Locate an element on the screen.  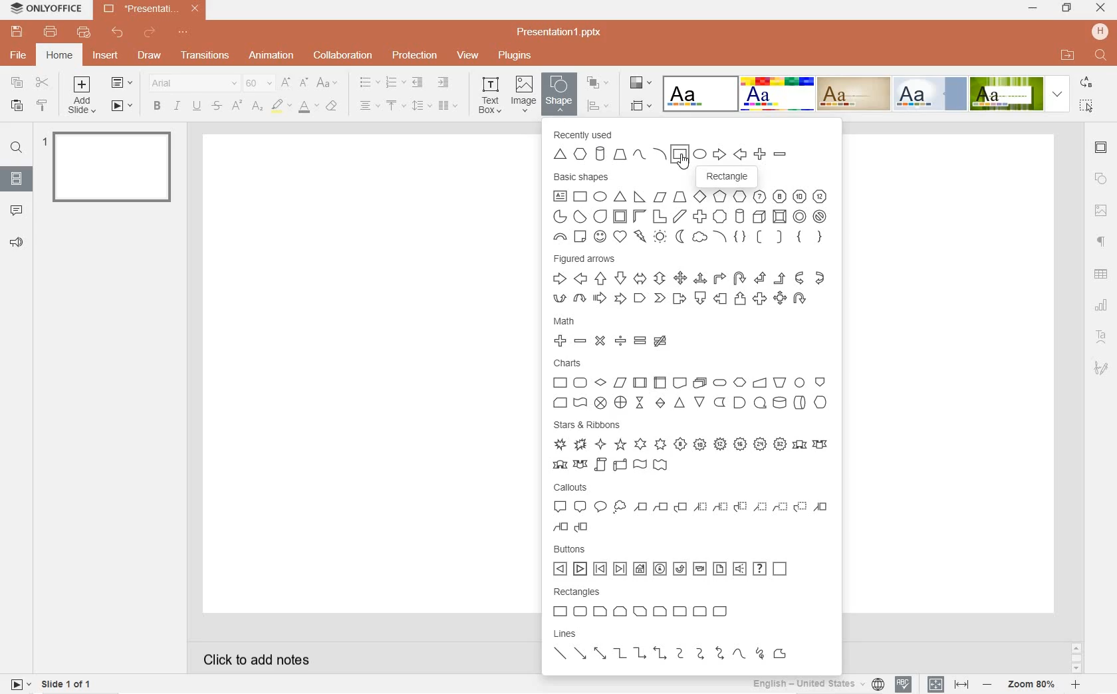
Horizontal Scroll is located at coordinates (621, 465).